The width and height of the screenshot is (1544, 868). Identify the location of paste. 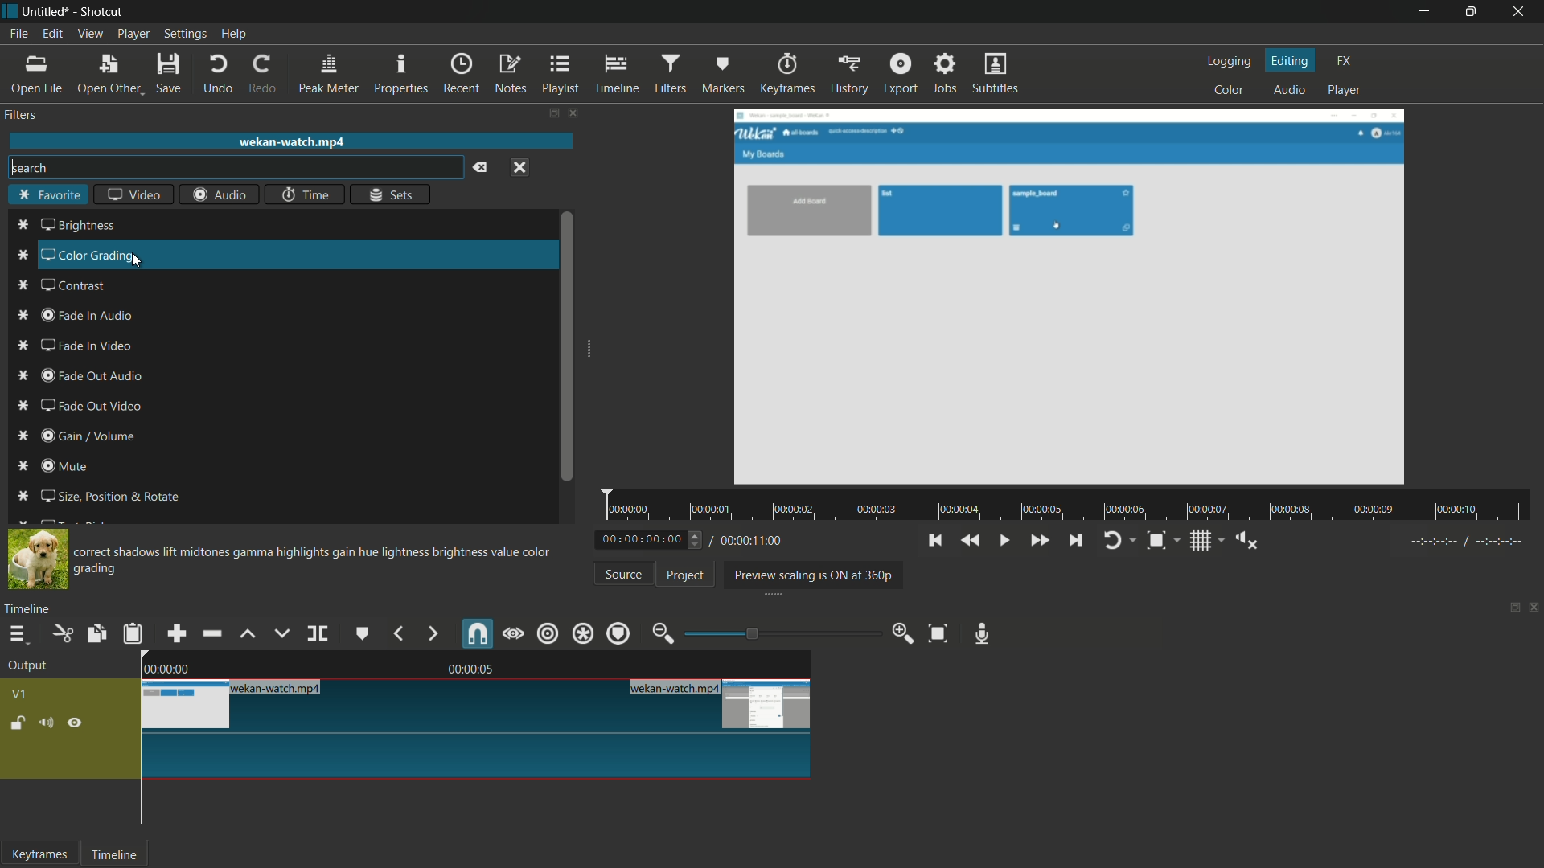
(133, 635).